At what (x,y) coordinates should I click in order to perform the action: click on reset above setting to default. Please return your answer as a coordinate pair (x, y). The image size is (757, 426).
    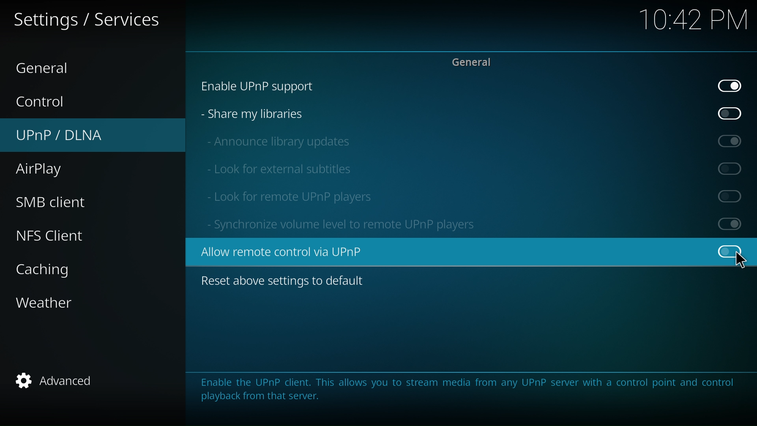
    Looking at the image, I should click on (289, 281).